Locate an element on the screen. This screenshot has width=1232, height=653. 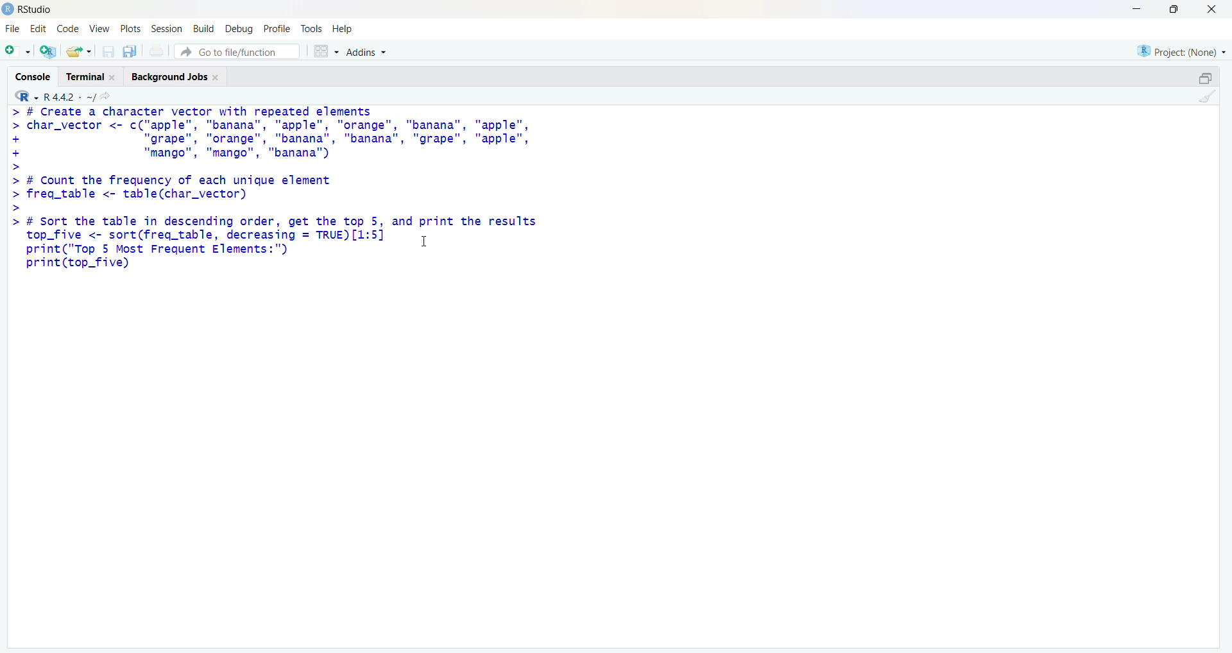
Build is located at coordinates (205, 30).